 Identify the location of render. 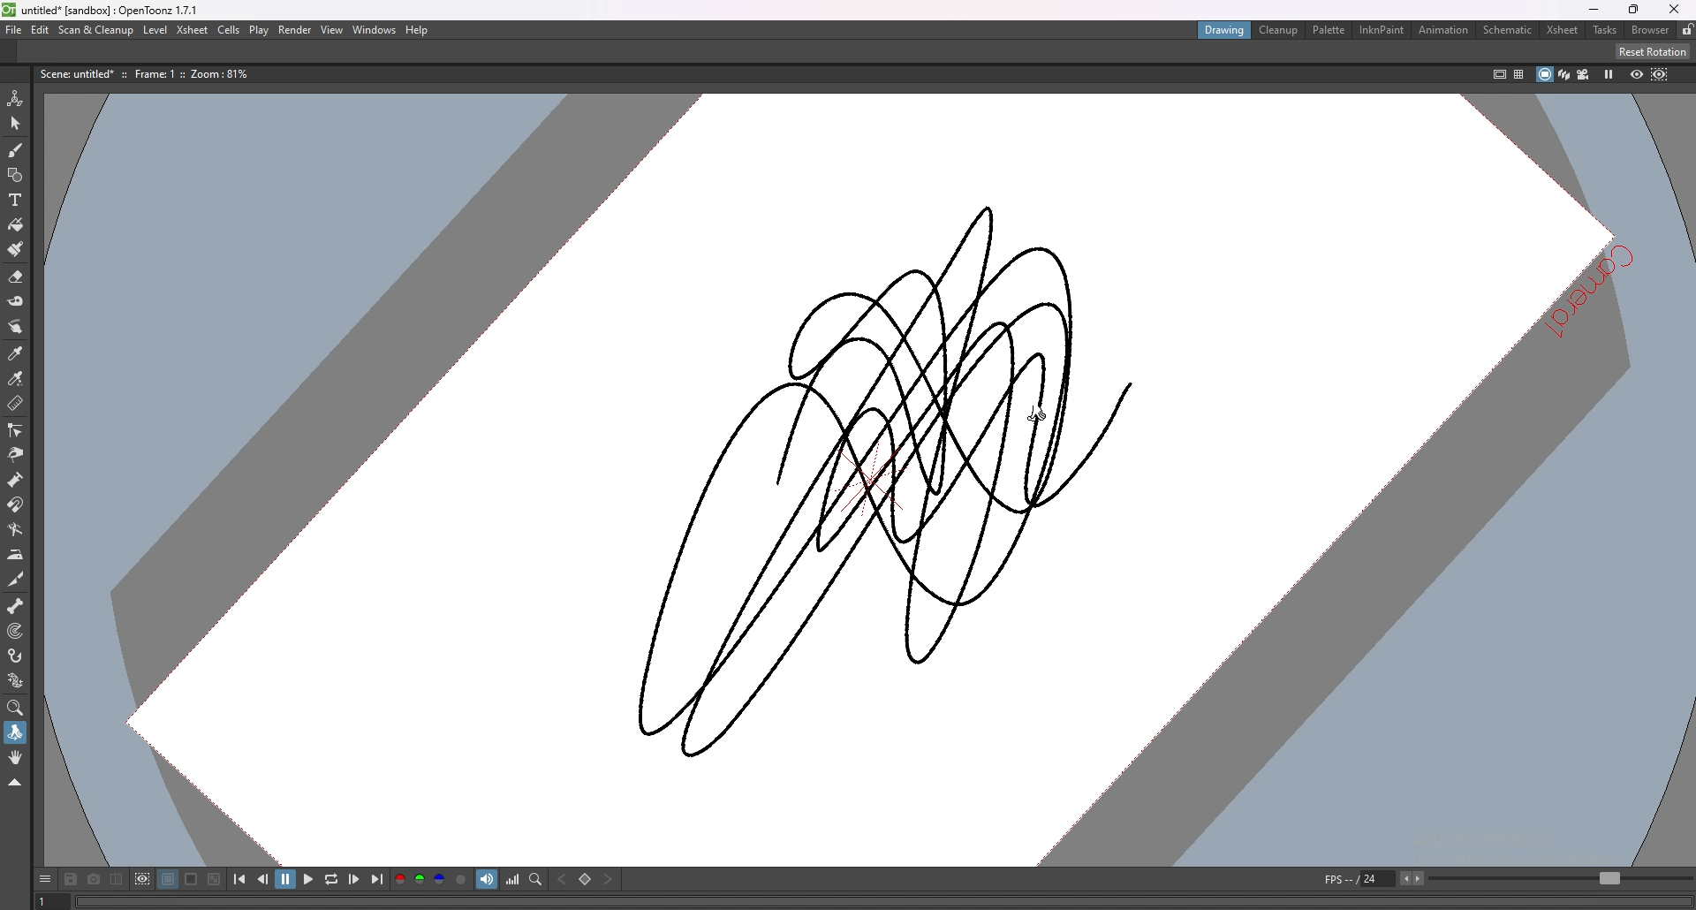
(295, 29).